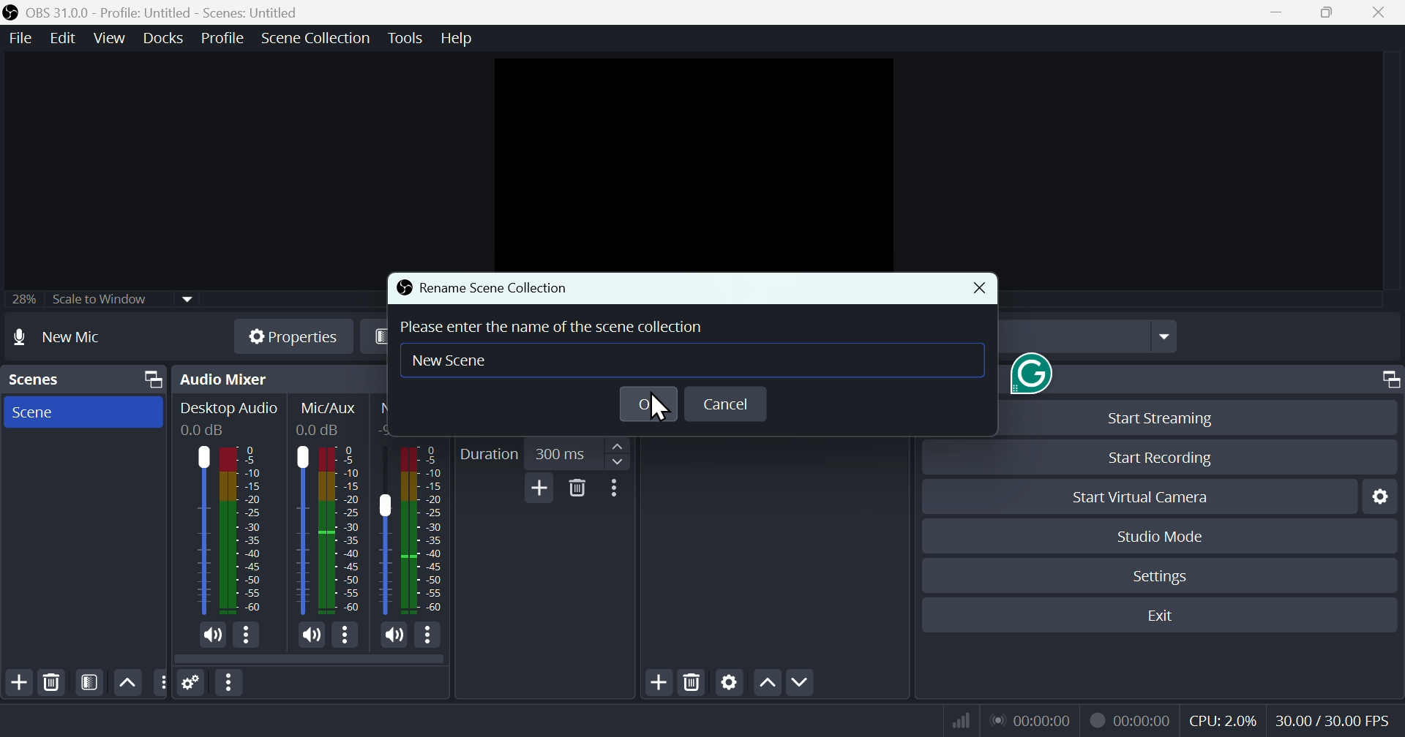 This screenshot has width=1405, height=737. Describe the element at coordinates (287, 336) in the screenshot. I see `Properties` at that location.